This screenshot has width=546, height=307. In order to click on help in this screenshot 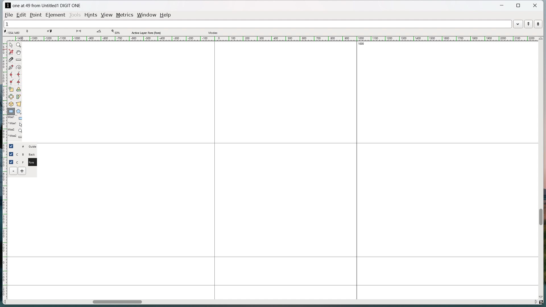, I will do `click(166, 15)`.